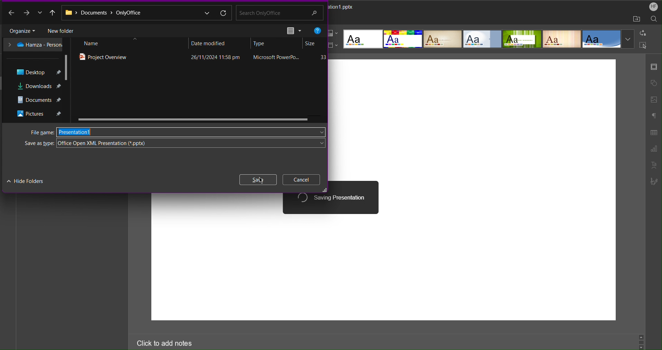 The width and height of the screenshot is (662, 350). Describe the element at coordinates (91, 43) in the screenshot. I see `Name` at that location.